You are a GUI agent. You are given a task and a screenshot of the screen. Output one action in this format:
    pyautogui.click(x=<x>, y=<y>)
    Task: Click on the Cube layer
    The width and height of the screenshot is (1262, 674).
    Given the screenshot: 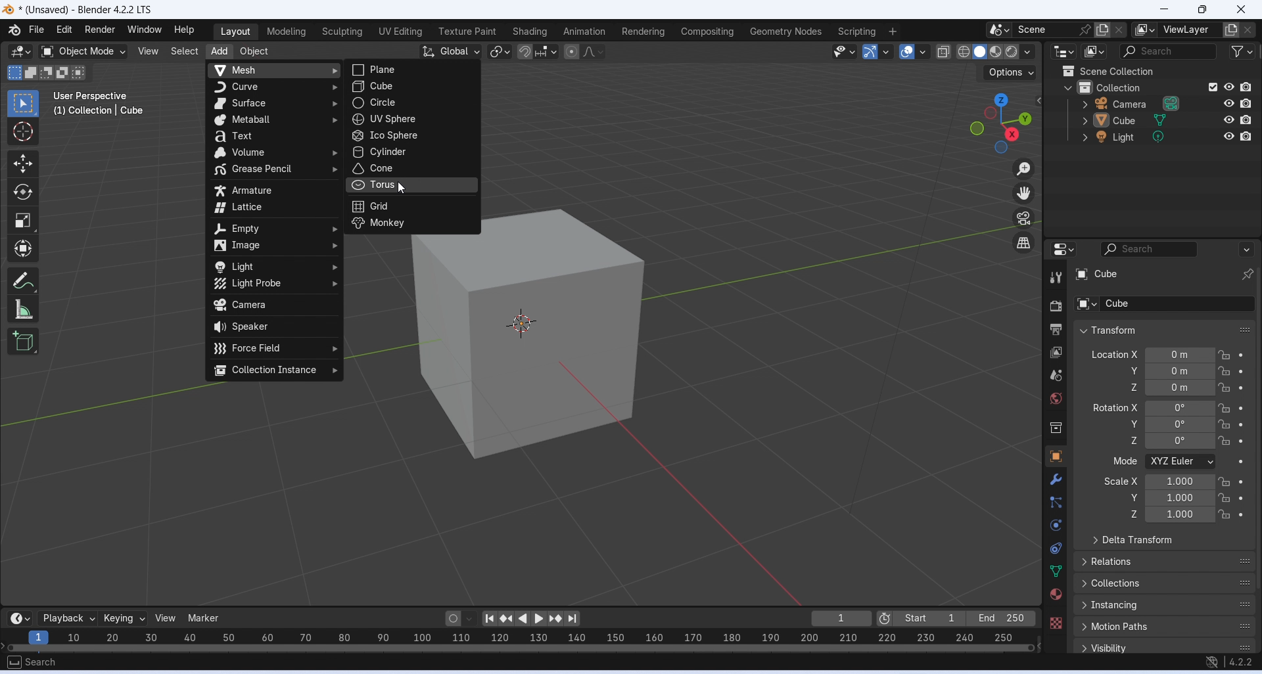 What is the action you would take?
    pyautogui.click(x=1165, y=119)
    